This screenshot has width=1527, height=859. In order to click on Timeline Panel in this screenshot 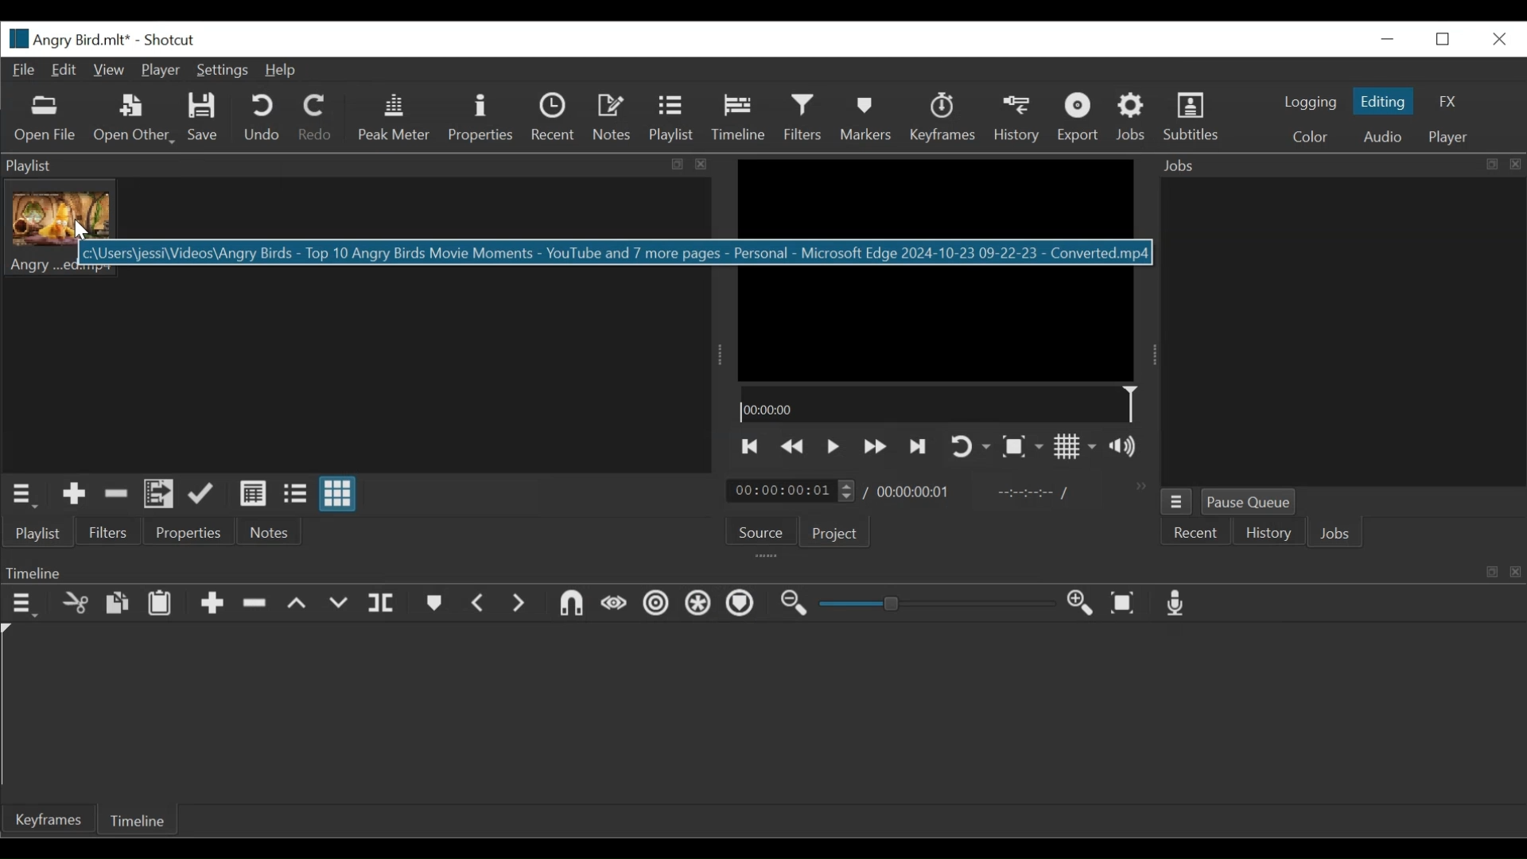, I will do `click(764, 571)`.